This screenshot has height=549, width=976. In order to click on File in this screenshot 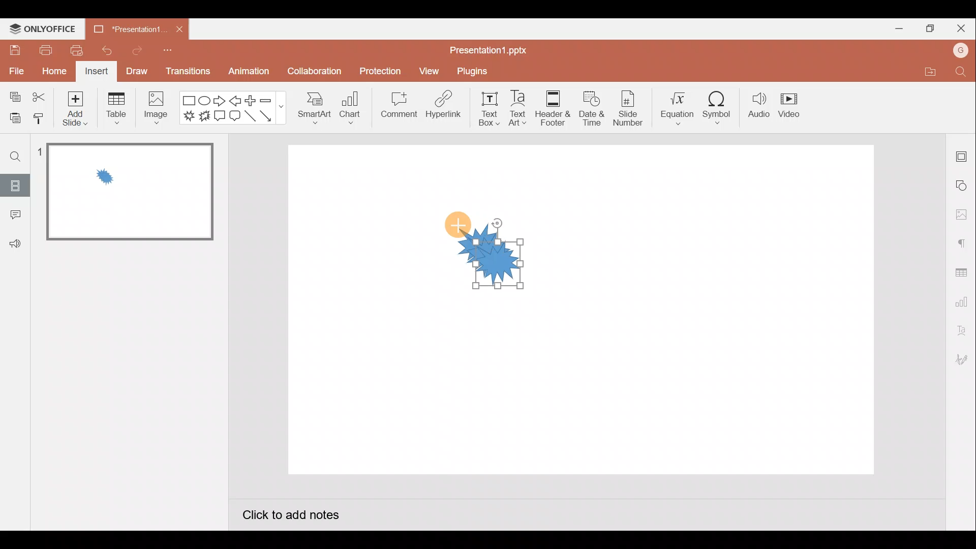, I will do `click(15, 73)`.